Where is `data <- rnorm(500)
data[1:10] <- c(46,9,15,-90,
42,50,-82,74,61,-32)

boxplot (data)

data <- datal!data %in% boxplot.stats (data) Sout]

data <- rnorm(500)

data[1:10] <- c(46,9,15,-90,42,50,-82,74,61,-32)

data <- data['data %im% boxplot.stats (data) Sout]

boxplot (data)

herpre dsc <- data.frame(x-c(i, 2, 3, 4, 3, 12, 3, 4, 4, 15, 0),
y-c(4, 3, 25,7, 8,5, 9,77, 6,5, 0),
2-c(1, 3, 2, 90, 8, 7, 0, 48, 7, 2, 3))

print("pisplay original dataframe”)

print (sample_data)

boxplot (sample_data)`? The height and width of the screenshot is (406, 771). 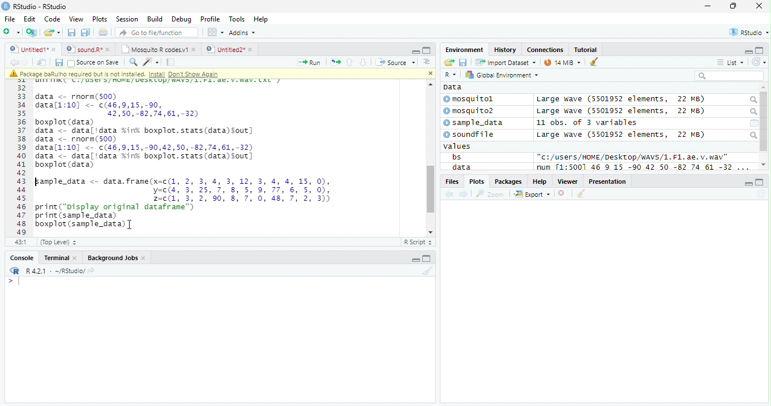
data <- rnorm(500)
data[1:10] <- c(46,9,15,-90,
42,50,-82,74,61,-32)

boxplot (data)

data <- datal!data %in% boxplot.stats (data) Sout]

data <- rnorm(500)

data[1:10] <- c(46,9,15,-90,42,50,-82,74,61,-32)

data <- data['data %im% boxplot.stats (data) Sout]

boxplot (data)

herpre dsc <- data.frame(x-c(i, 2, 3, 4, 3, 12, 3, 4, 4, 15, 0),
y-c(4, 3, 25,7, 8,5, 9,77, 6,5, 0),
2-c(1, 3, 2, 90, 8, 7, 0, 48, 7, 2, 3))

print("pisplay original dataframe”)

print (sample_data)

boxplot (sample_data) is located at coordinates (184, 160).